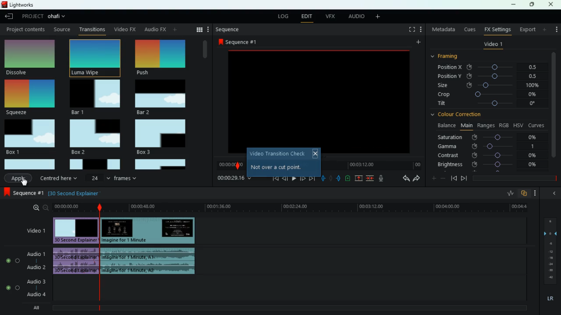 Image resolution: width=561 pixels, height=315 pixels. I want to click on crop, so click(488, 95).